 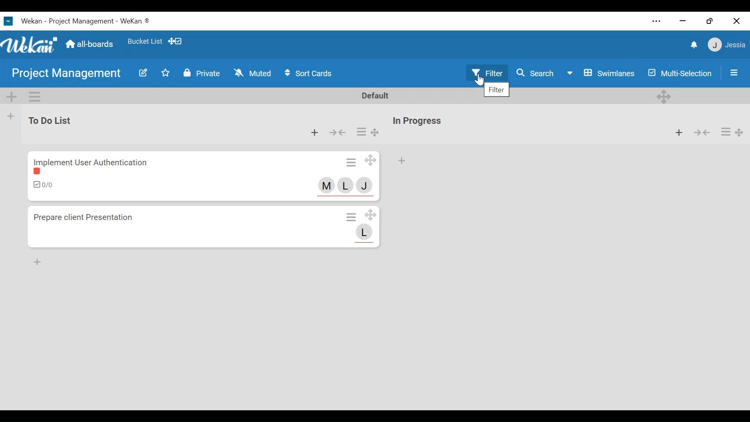 I want to click on Wekan Logo, so click(x=30, y=44).